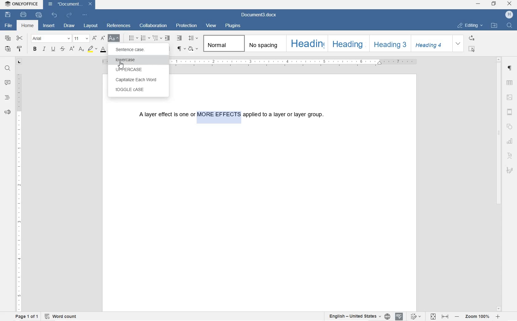  I want to click on SHADING, so click(194, 49).